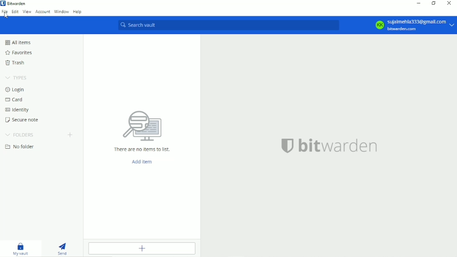 This screenshot has height=257, width=457. I want to click on Create folder, so click(71, 135).